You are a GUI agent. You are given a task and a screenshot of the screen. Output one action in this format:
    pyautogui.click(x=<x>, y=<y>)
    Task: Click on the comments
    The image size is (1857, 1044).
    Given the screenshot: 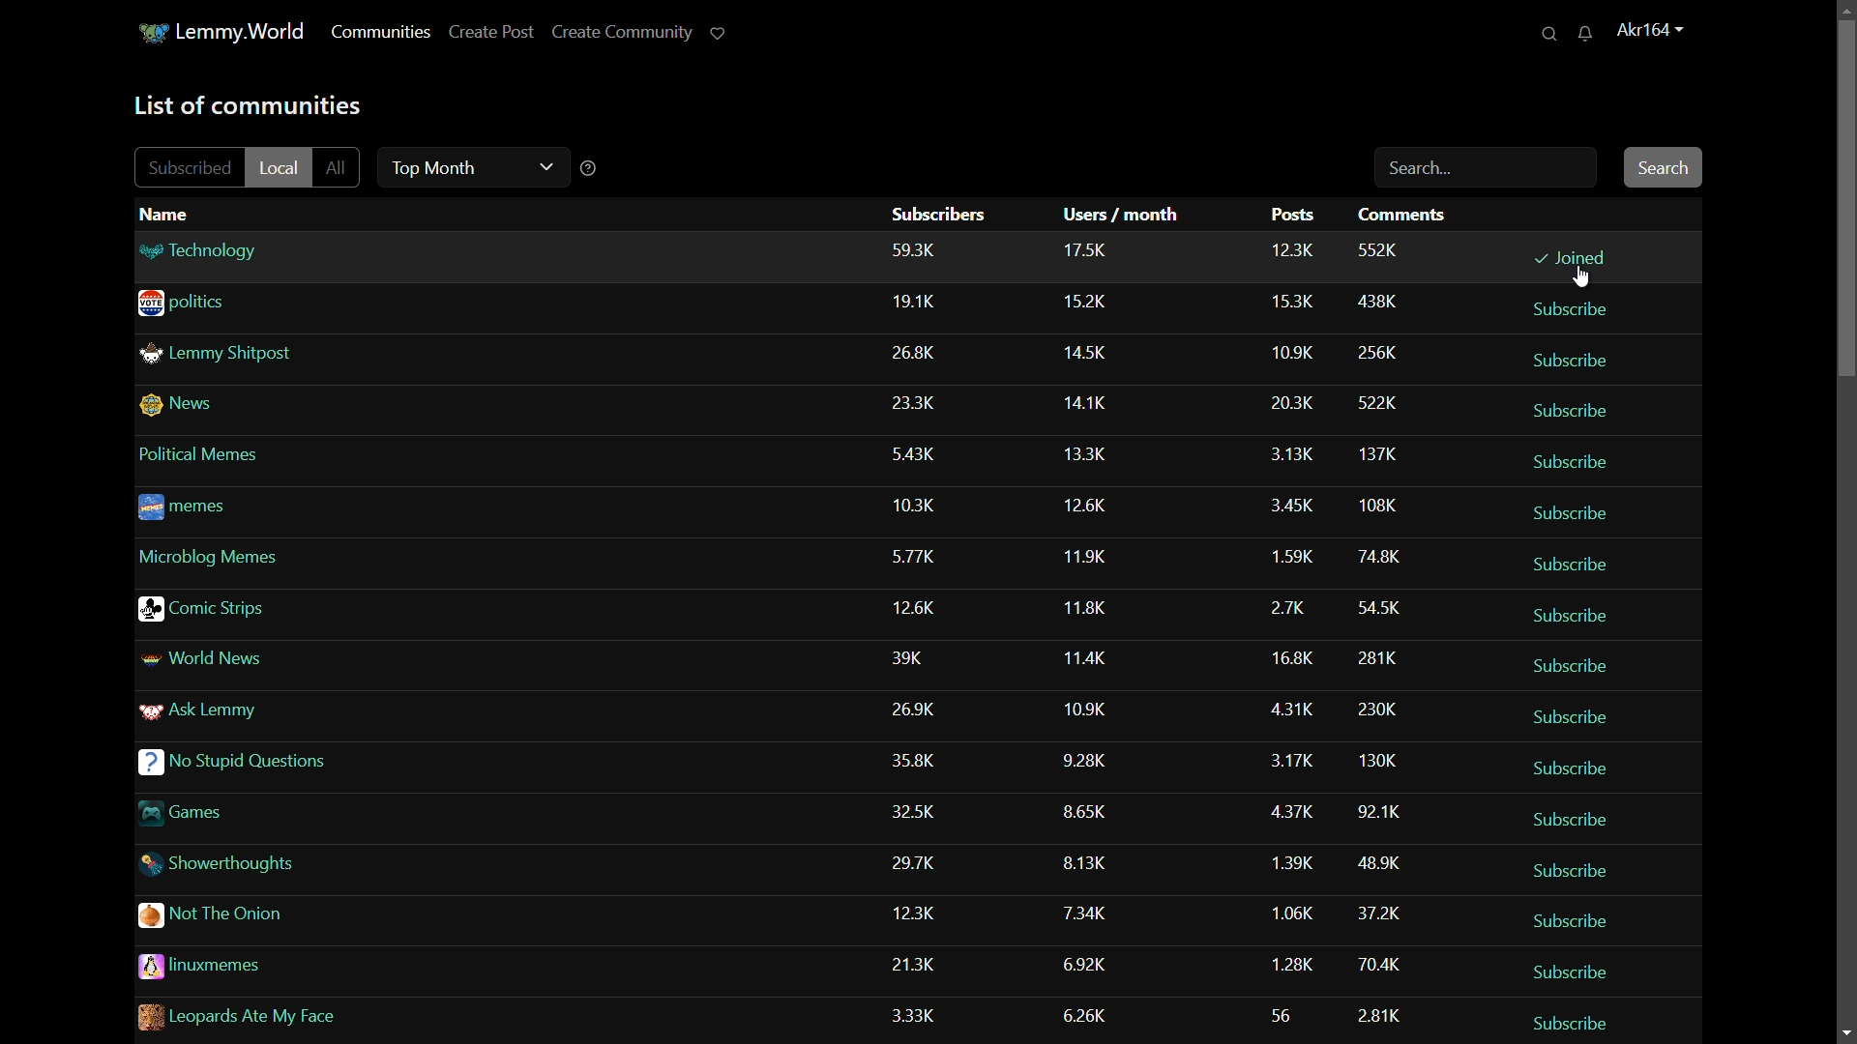 What is the action you would take?
    pyautogui.click(x=1377, y=507)
    